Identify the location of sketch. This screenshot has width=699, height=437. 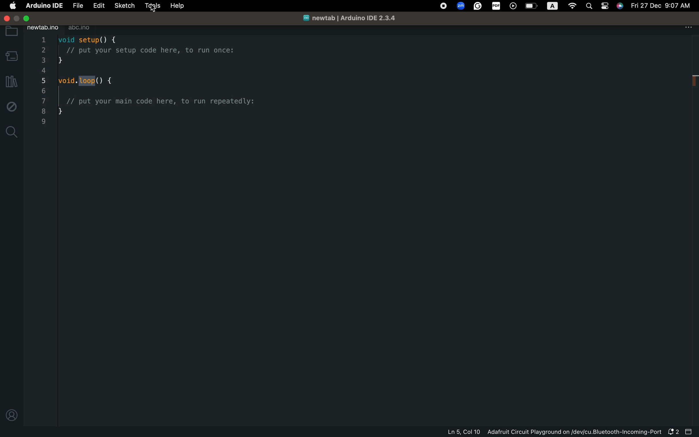
(124, 5).